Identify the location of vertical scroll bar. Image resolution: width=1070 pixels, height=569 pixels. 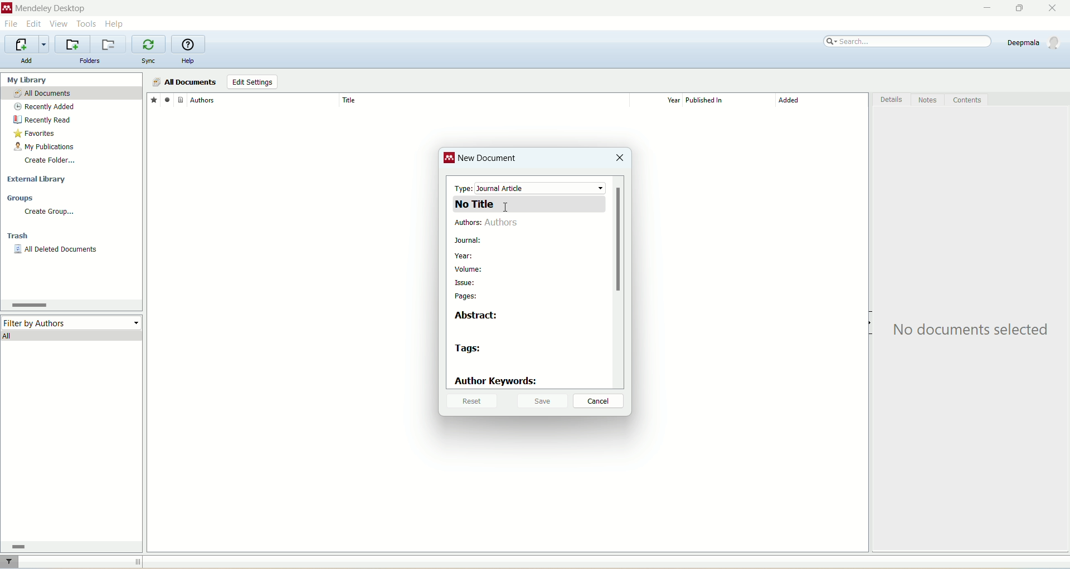
(618, 281).